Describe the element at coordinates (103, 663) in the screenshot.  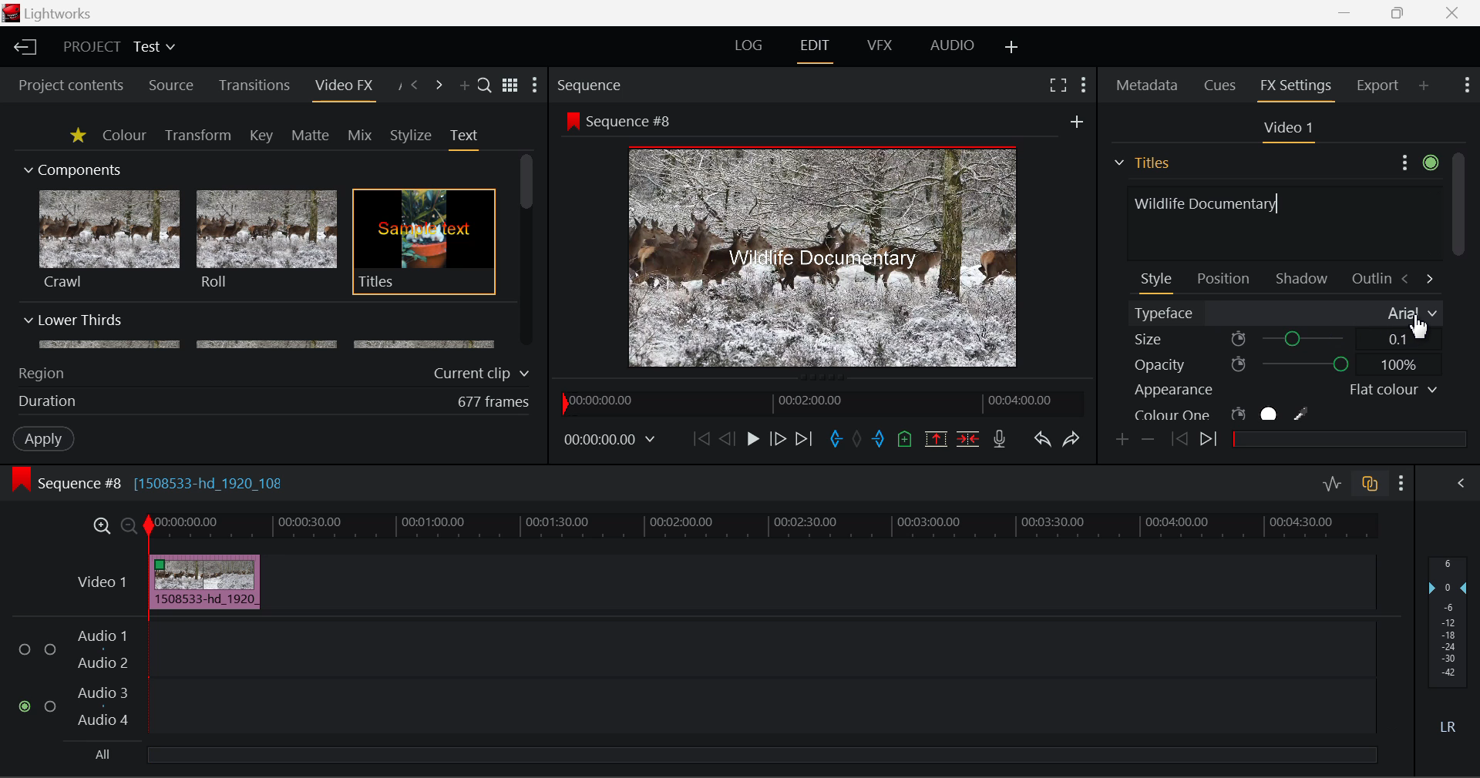
I see `Audio 2` at that location.